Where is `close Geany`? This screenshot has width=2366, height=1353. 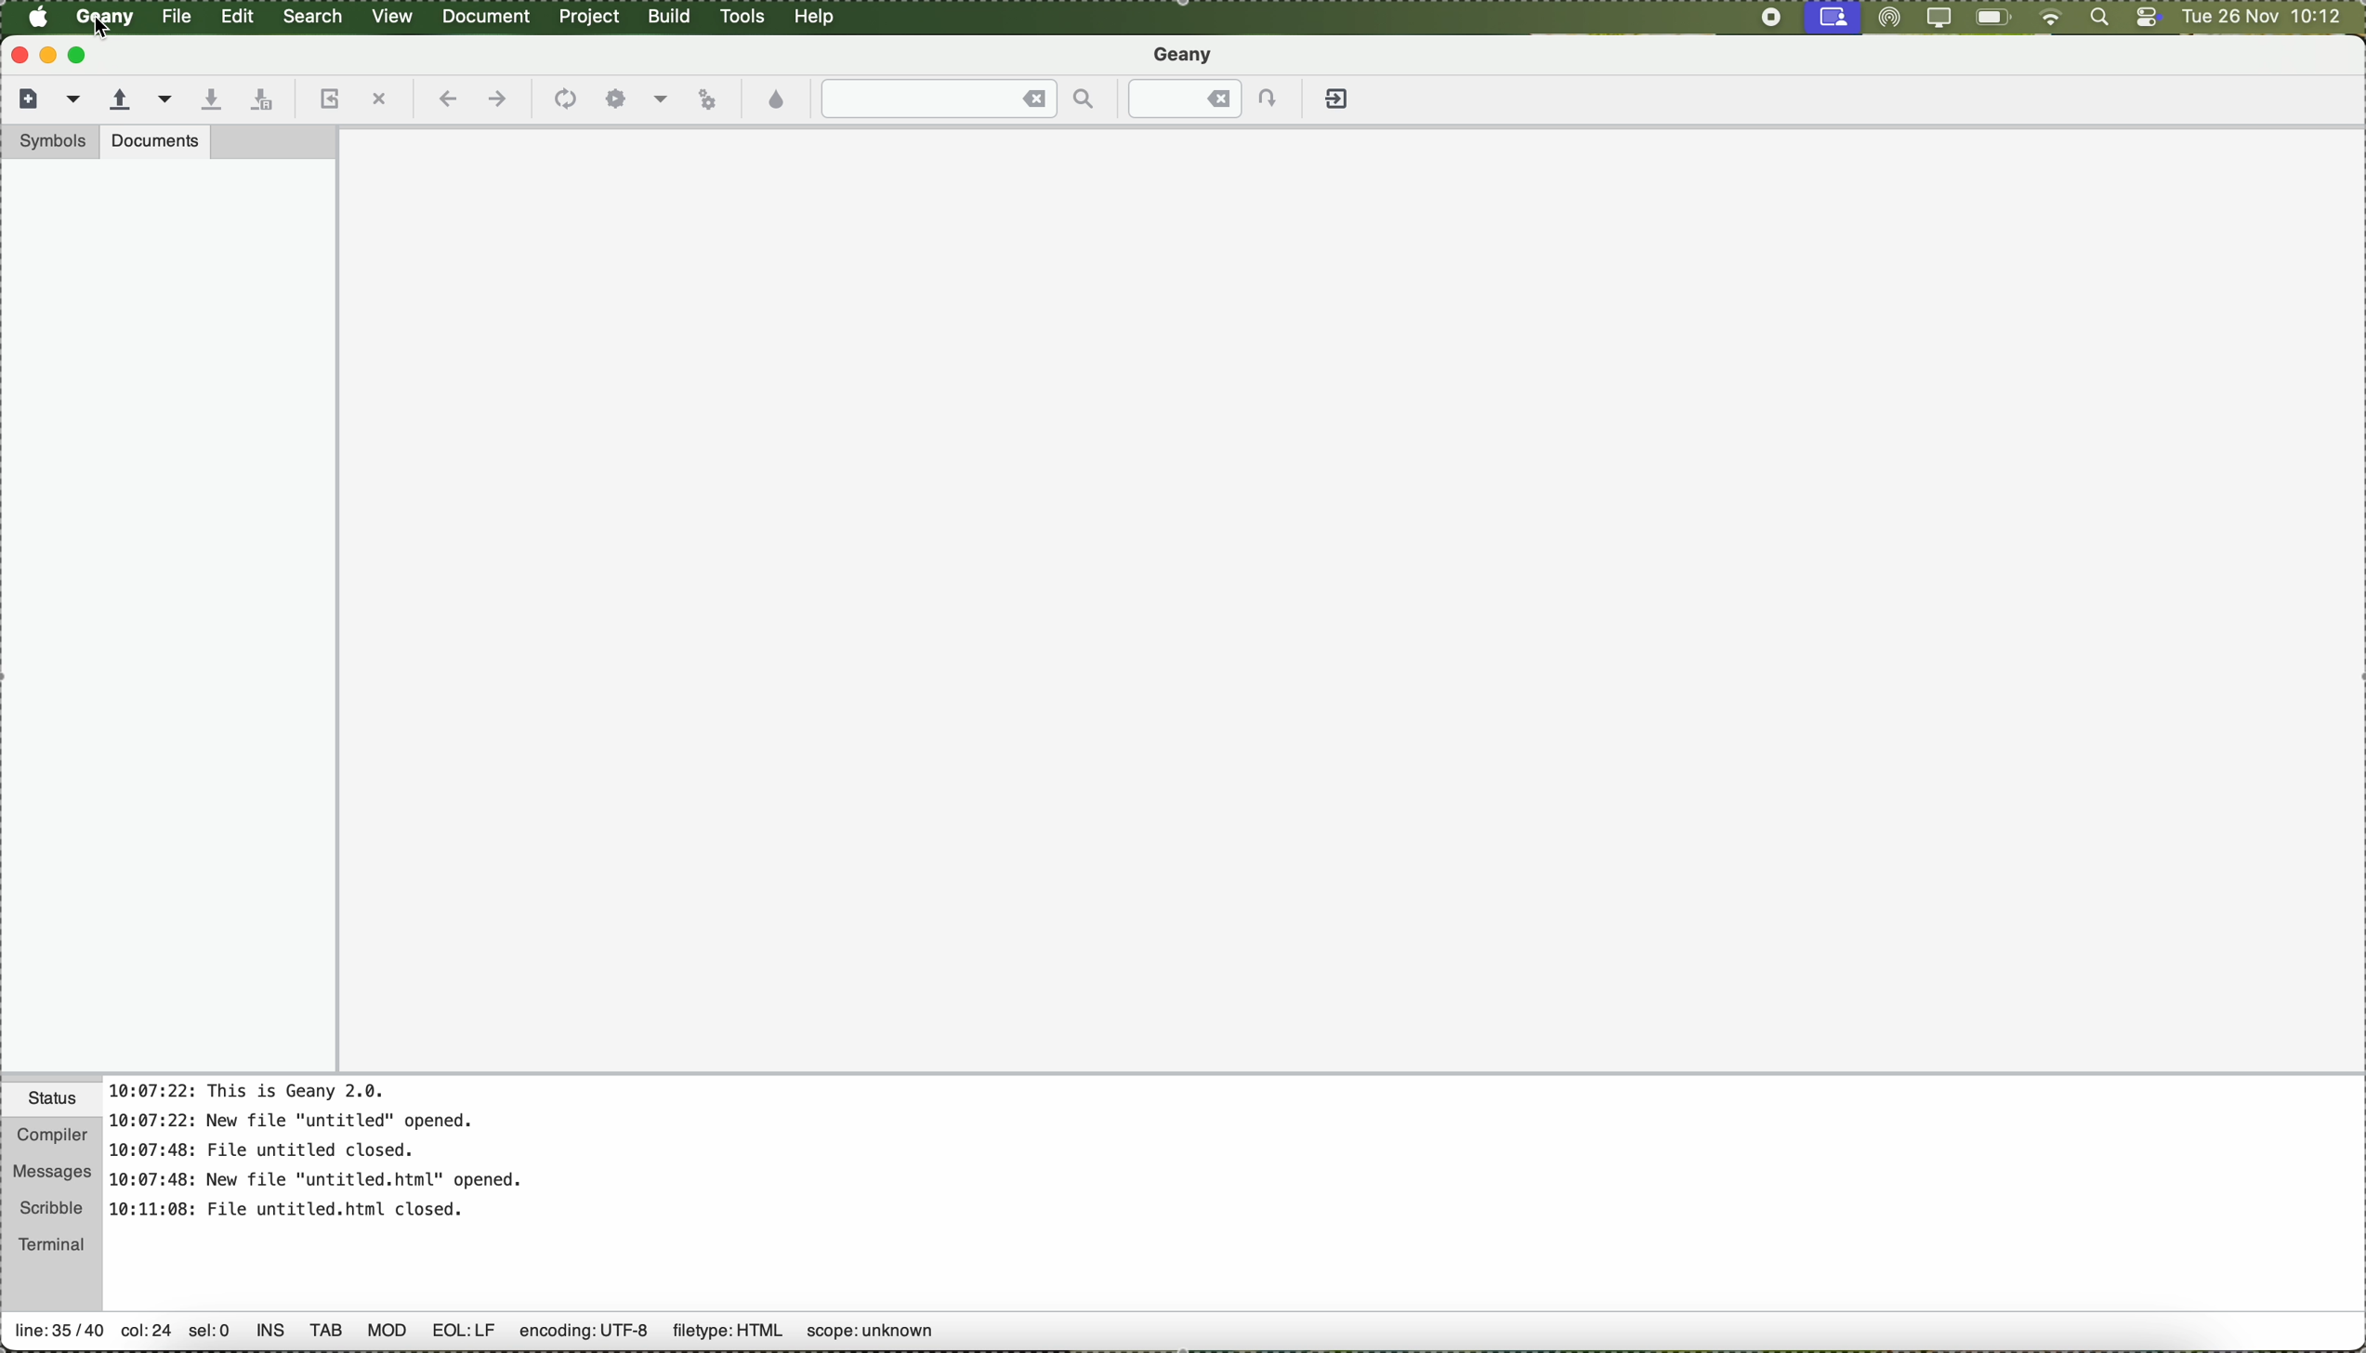
close Geany is located at coordinates (19, 56).